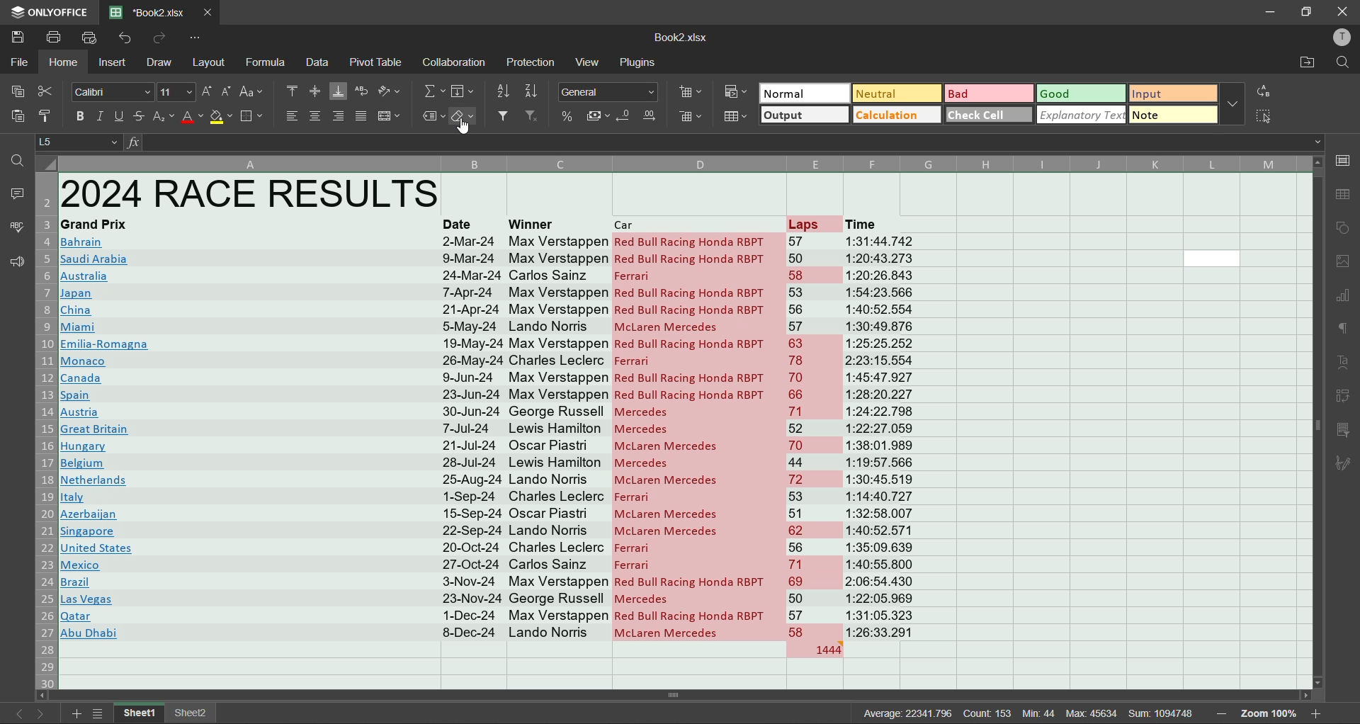  What do you see at coordinates (533, 117) in the screenshot?
I see `clear filter` at bounding box center [533, 117].